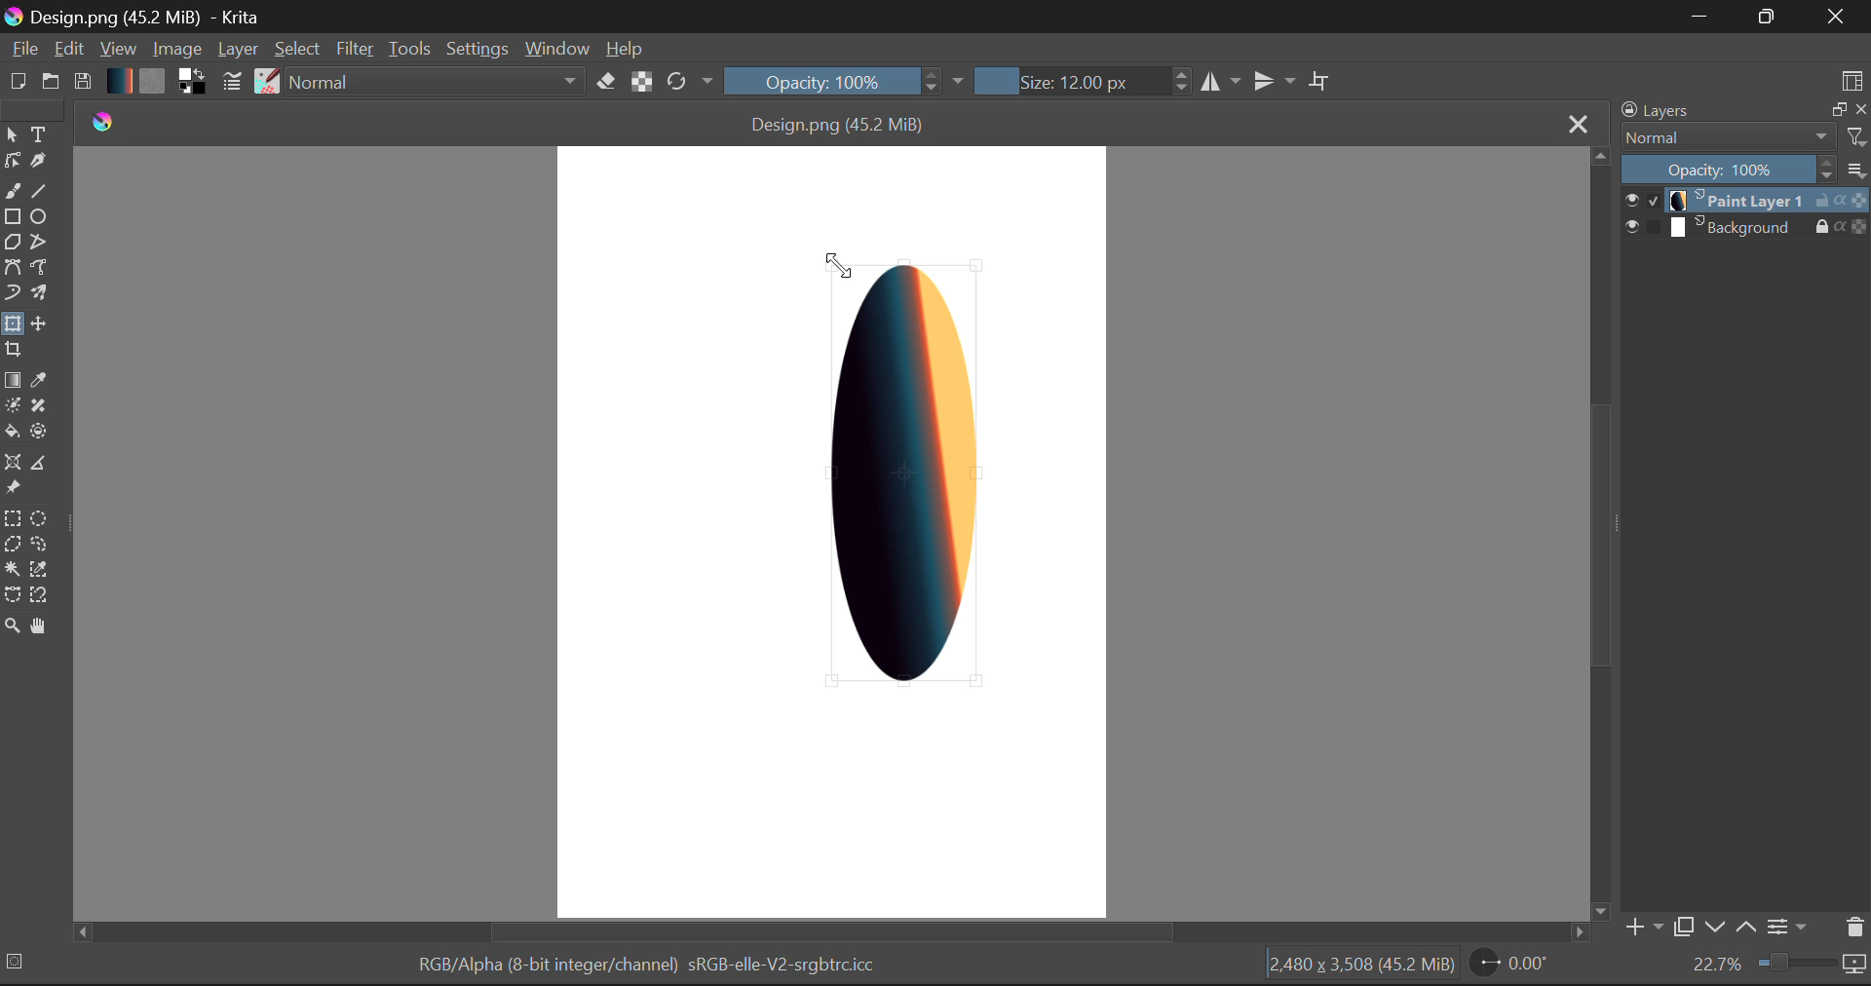  Describe the element at coordinates (40, 268) in the screenshot. I see `Freehand Path Tool` at that location.